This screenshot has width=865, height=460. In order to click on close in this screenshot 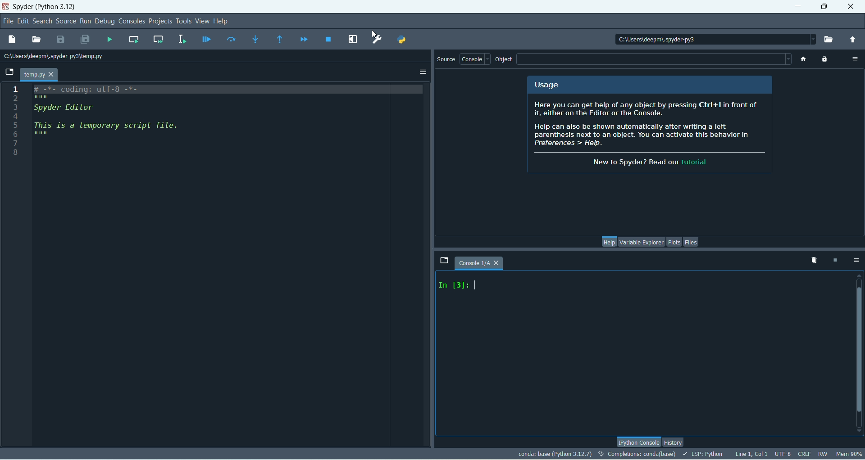, I will do `click(850, 6)`.